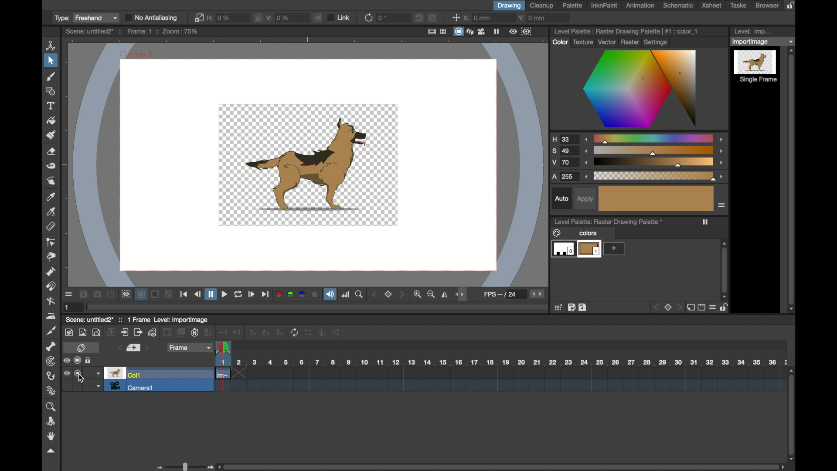  What do you see at coordinates (78, 373) in the screenshot?
I see `screen` at bounding box center [78, 373].